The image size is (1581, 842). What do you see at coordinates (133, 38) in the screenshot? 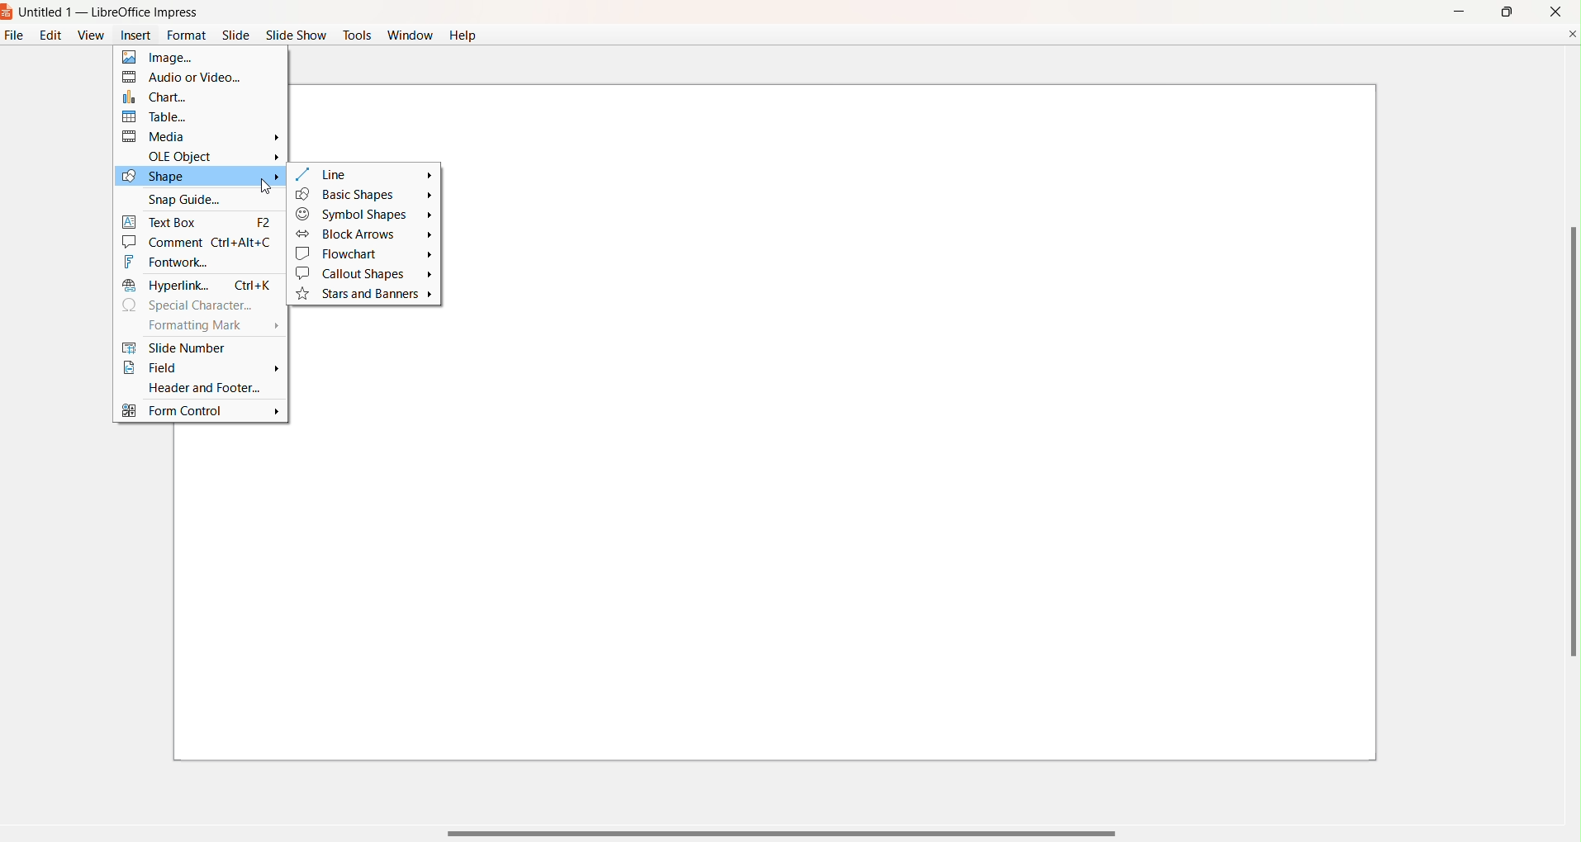
I see `Insert` at bounding box center [133, 38].